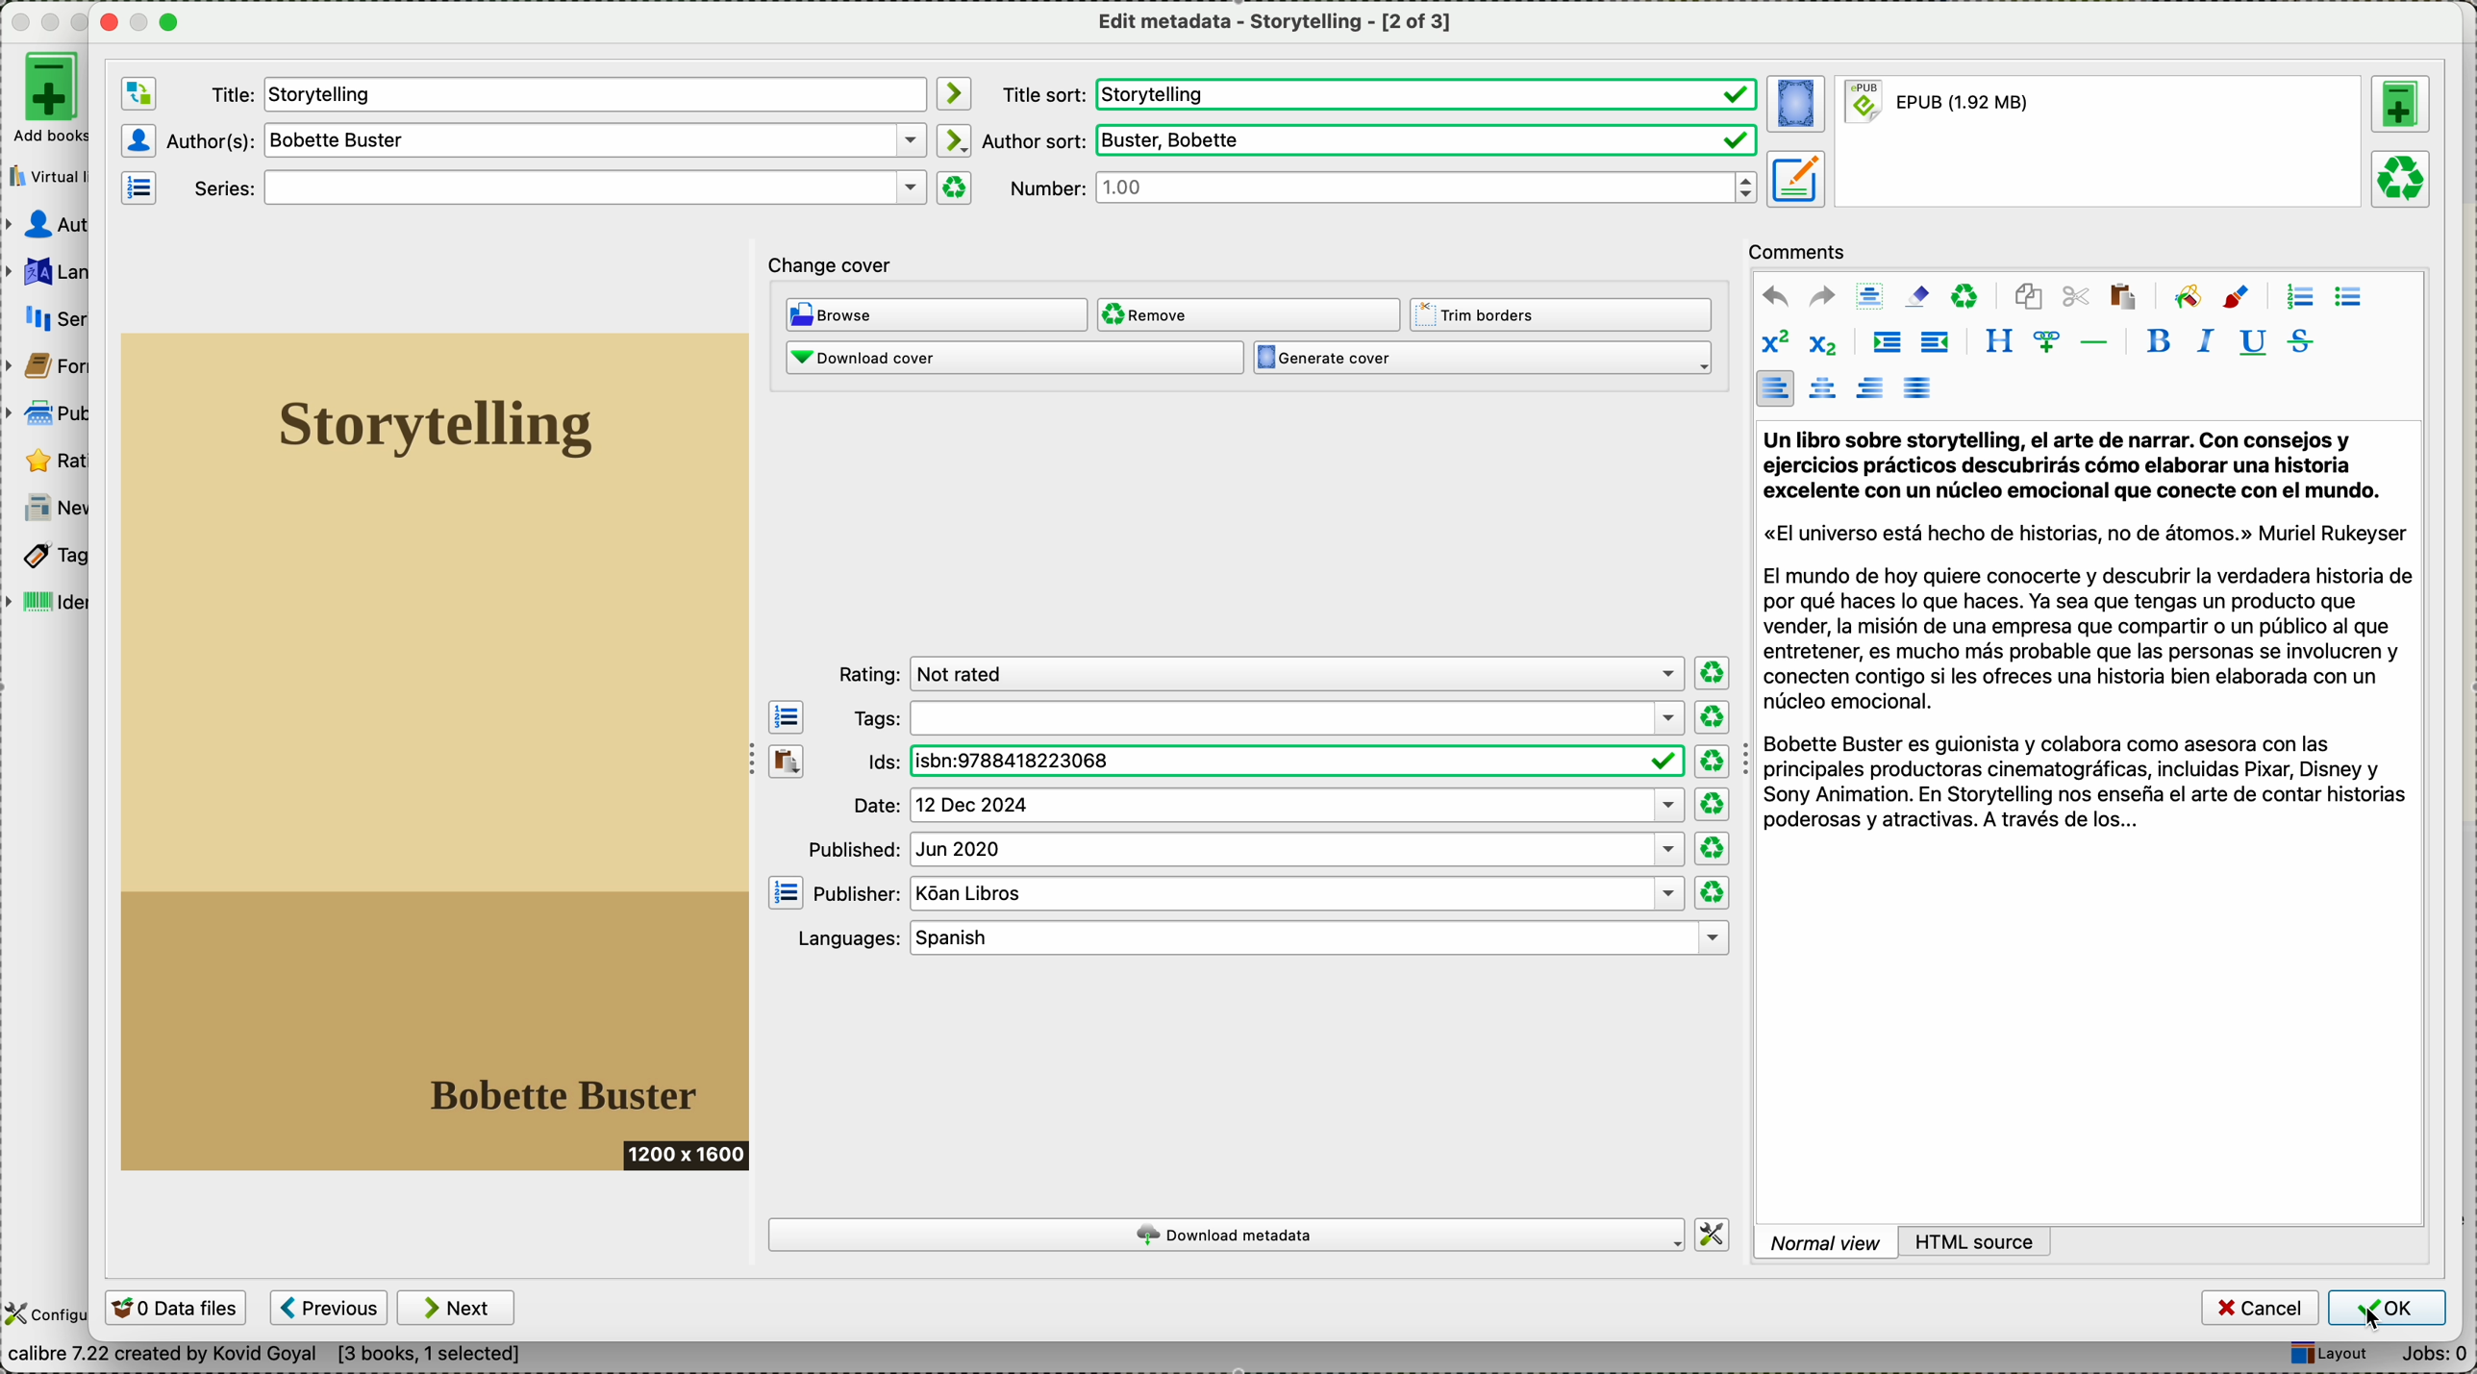 This screenshot has height=1374, width=2477. I want to click on cancel, so click(2259, 1307).